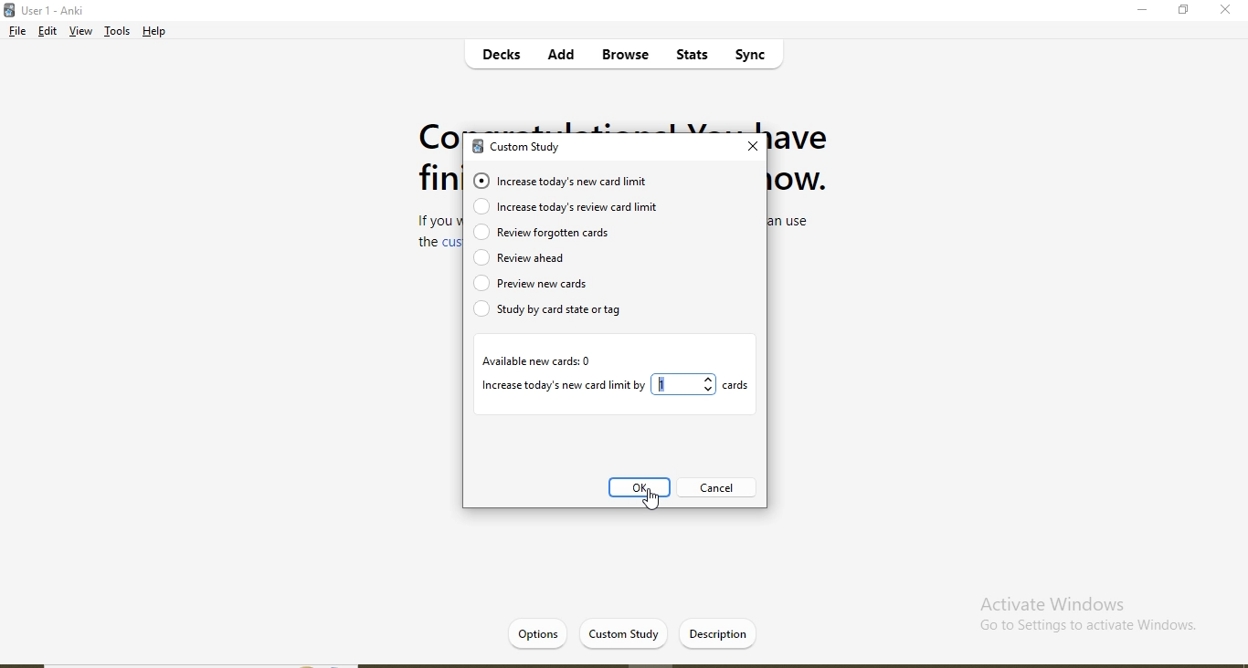  Describe the element at coordinates (587, 256) in the screenshot. I see `review ahead` at that location.